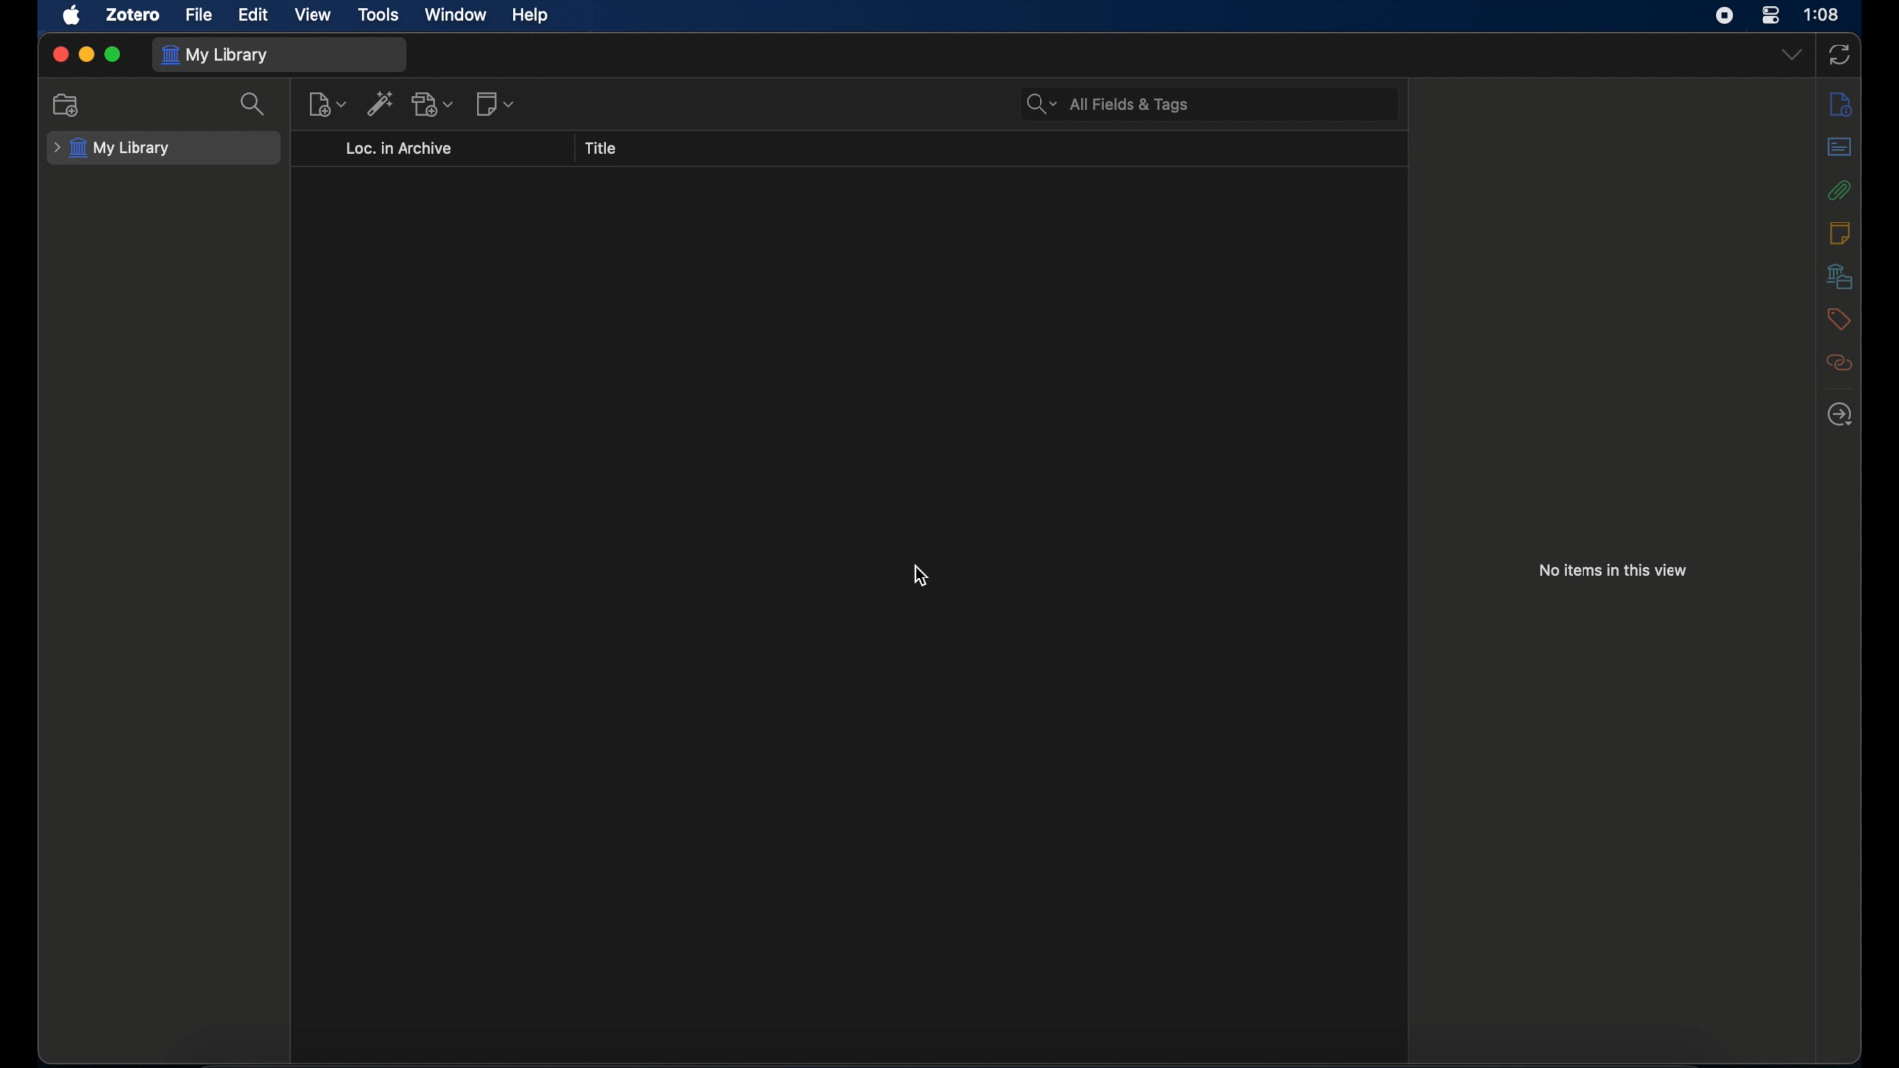 The width and height of the screenshot is (1899, 1068). I want to click on new notes, so click(497, 104).